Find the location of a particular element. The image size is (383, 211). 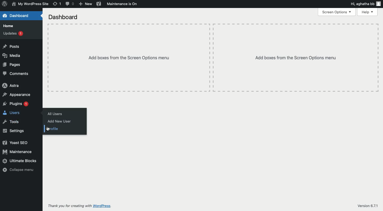

Site name is located at coordinates (30, 5).